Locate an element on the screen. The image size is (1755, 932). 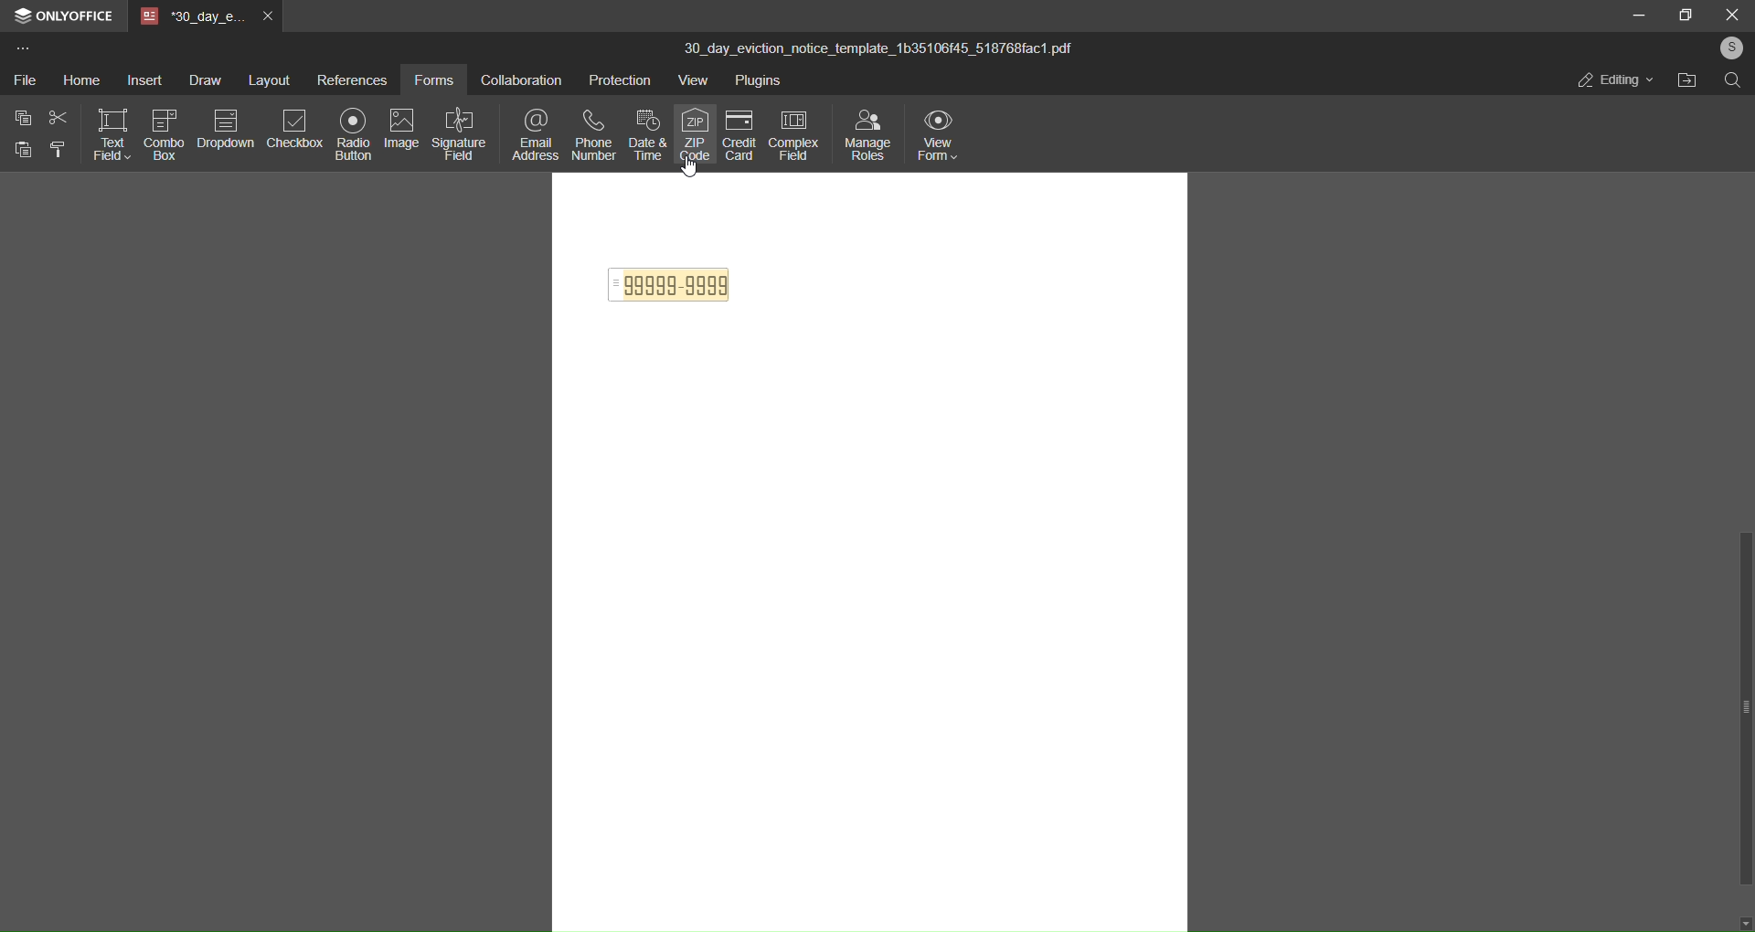
collaboration is located at coordinates (516, 79).